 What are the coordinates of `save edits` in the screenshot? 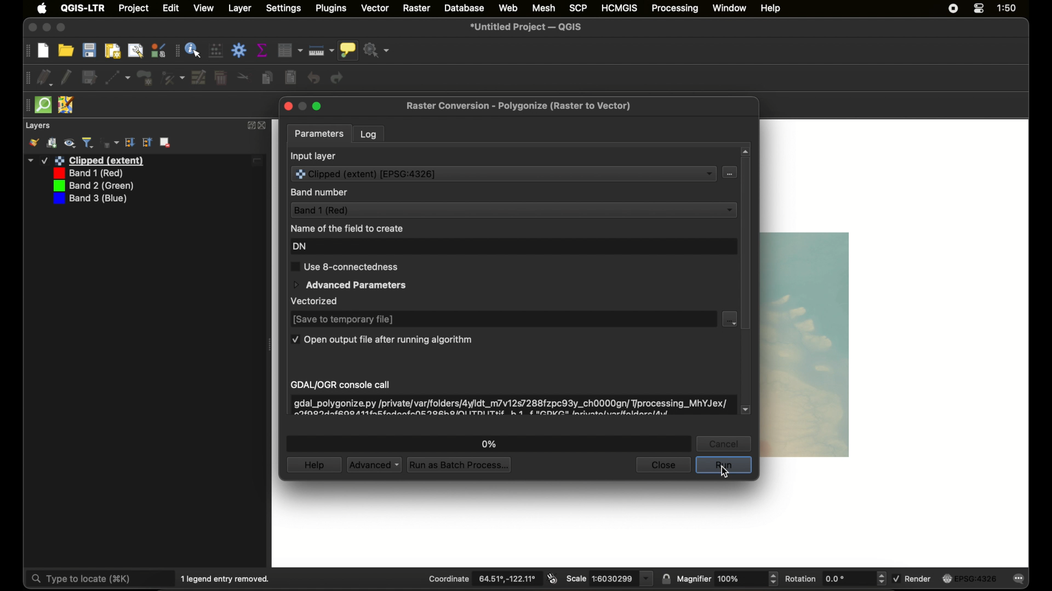 It's located at (89, 78).